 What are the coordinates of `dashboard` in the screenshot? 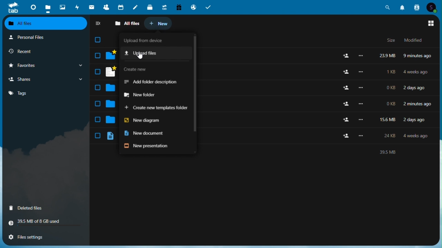 It's located at (33, 7).